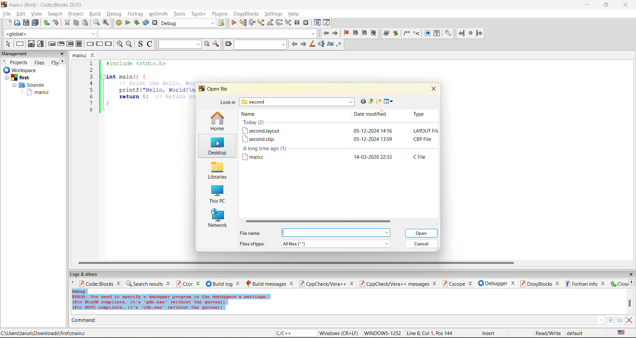  Describe the element at coordinates (198, 14) in the screenshot. I see `tools+` at that location.